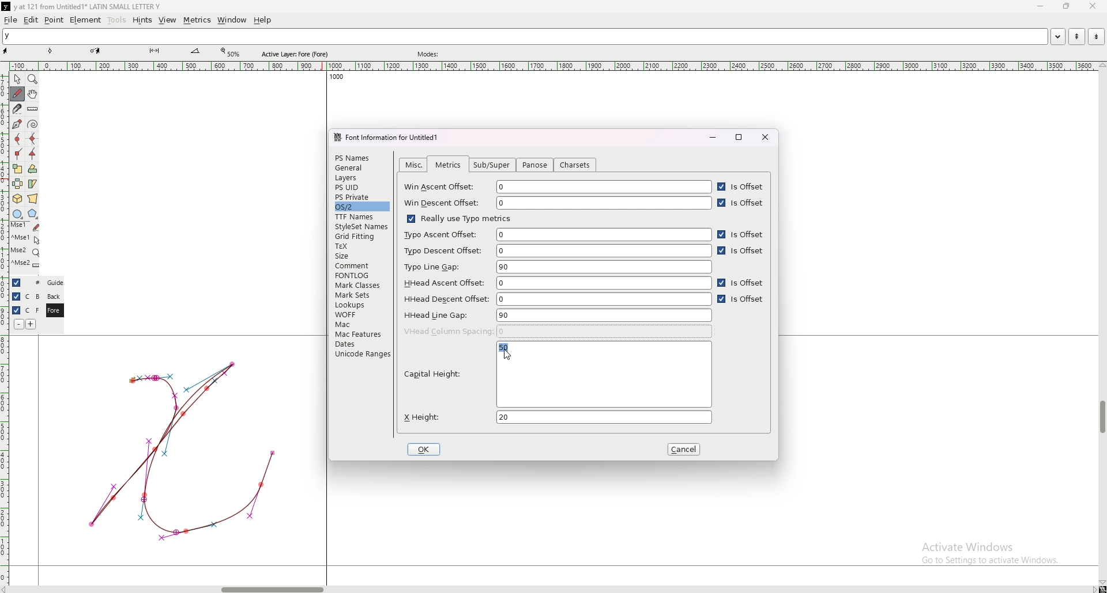 The height and width of the screenshot is (593, 1107). I want to click on typo descent offset 0, so click(556, 251).